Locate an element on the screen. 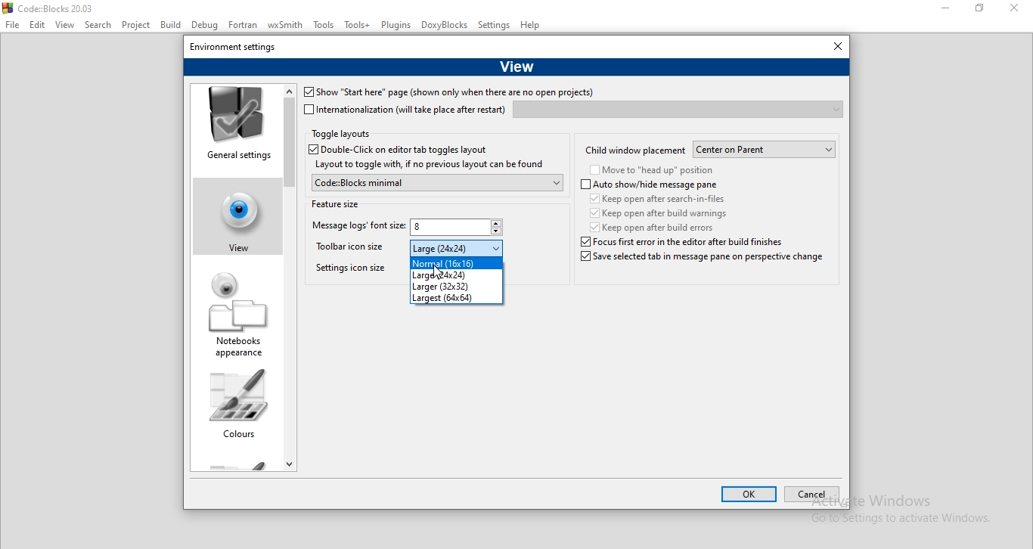 This screenshot has width=1033, height=549. ok is located at coordinates (749, 495).